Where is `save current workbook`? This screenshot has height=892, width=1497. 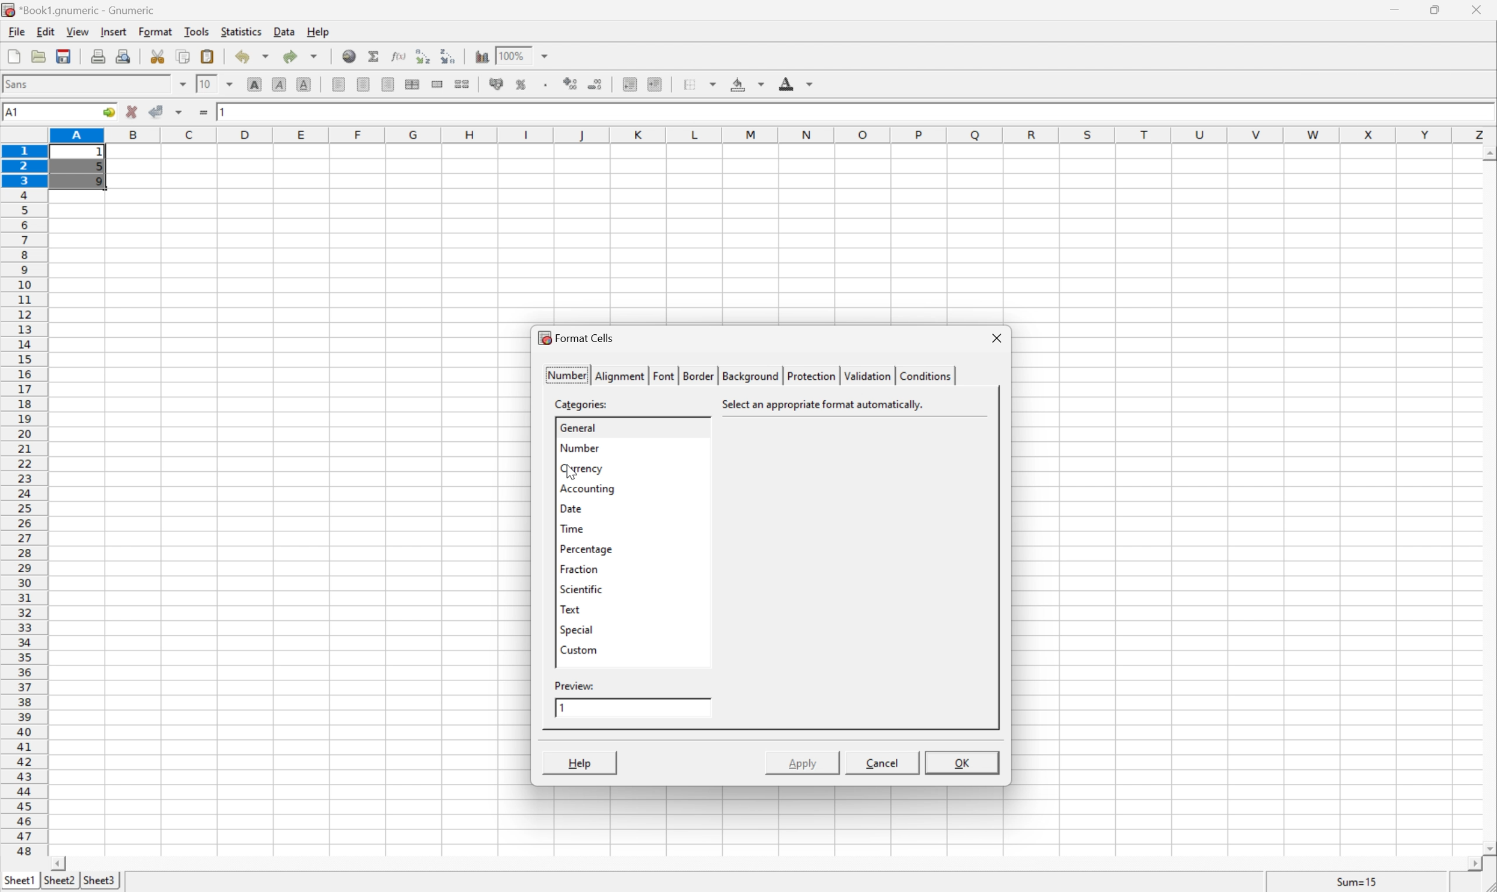
save current workbook is located at coordinates (64, 56).